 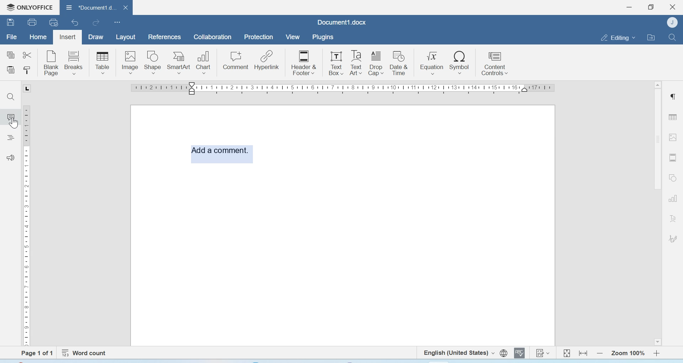 I want to click on Zoom, so click(x=627, y=353).